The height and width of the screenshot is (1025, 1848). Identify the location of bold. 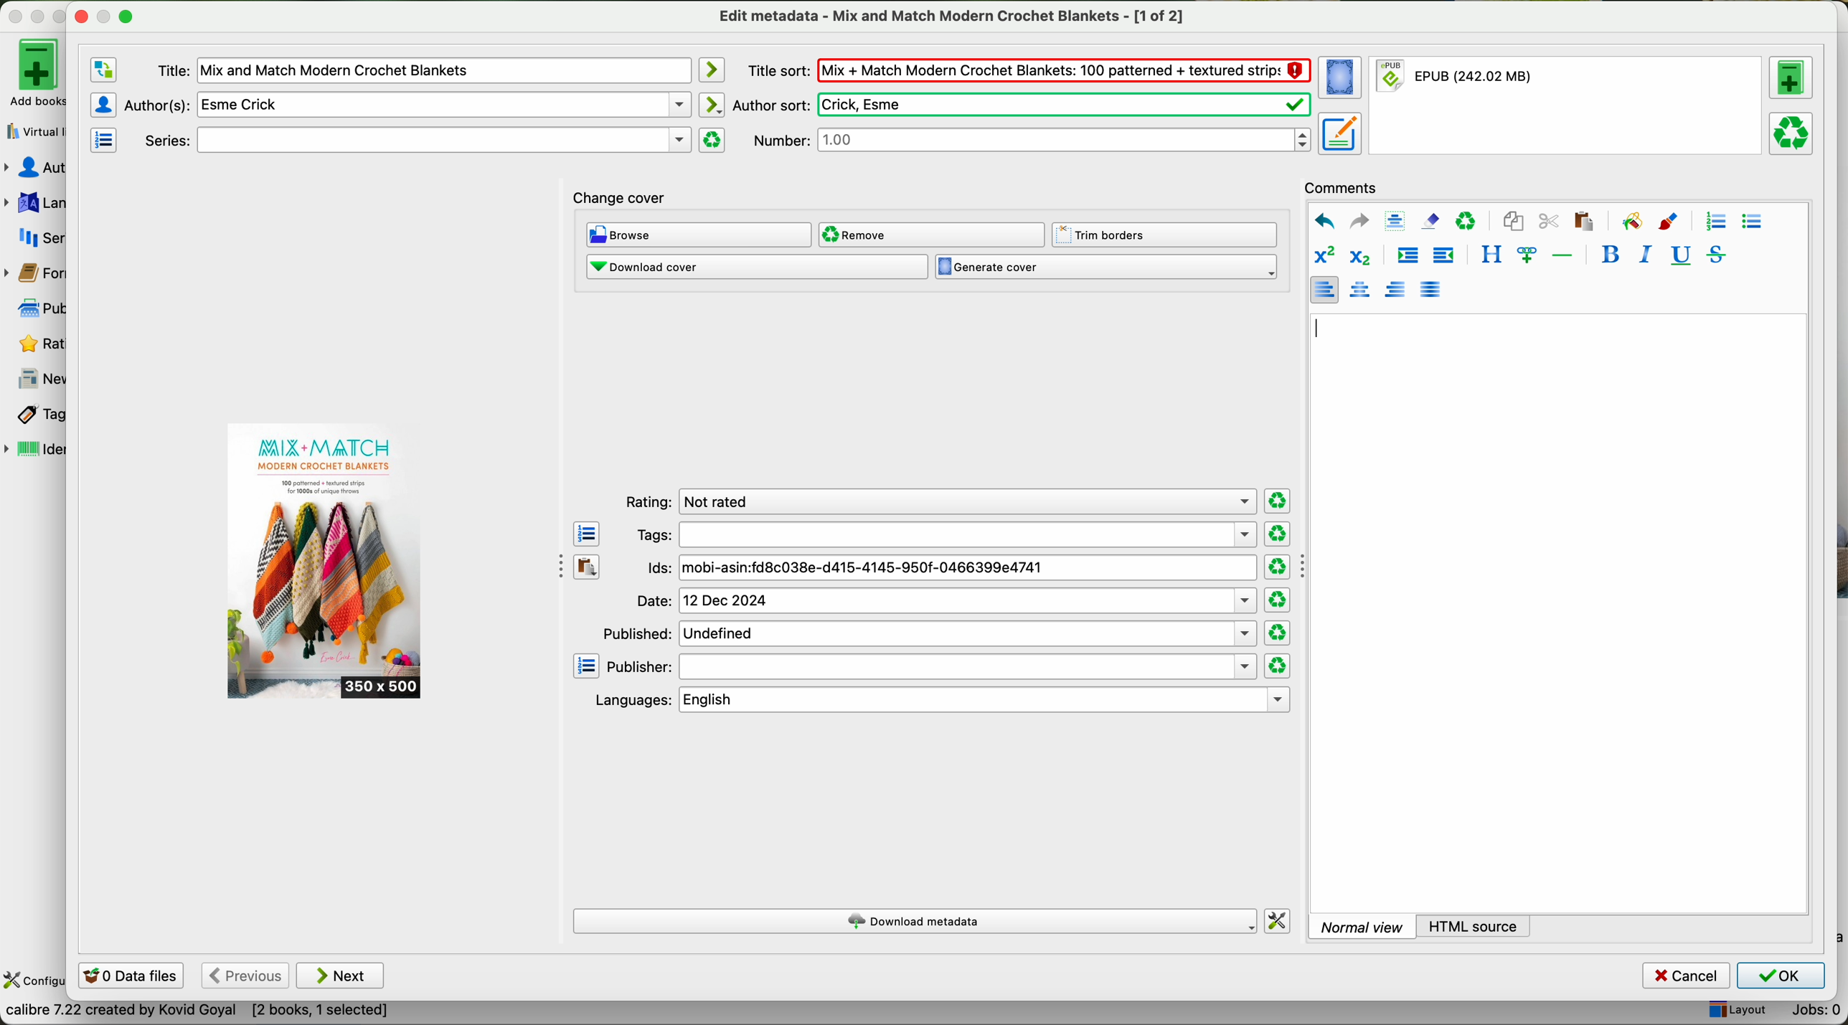
(1611, 254).